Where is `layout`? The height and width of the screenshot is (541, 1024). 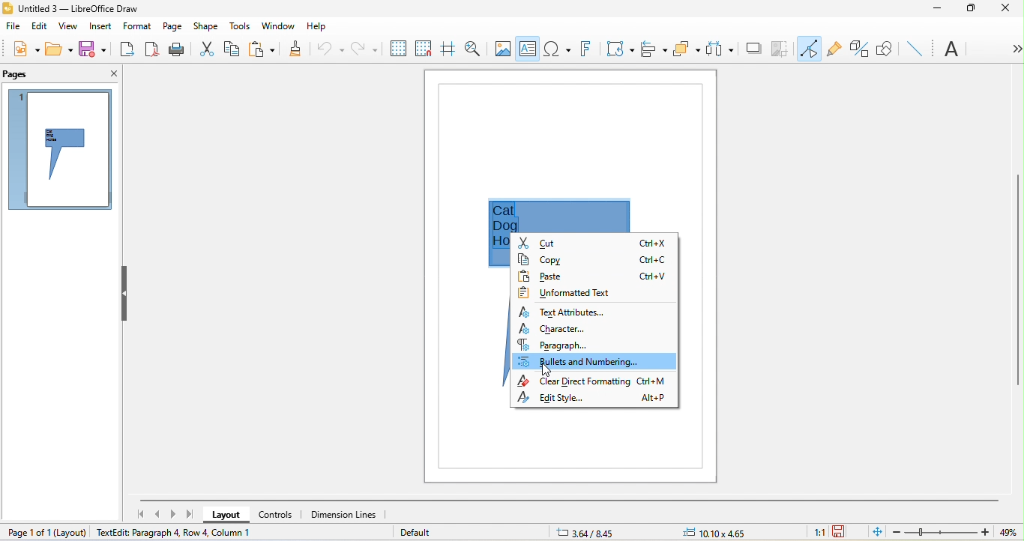
layout is located at coordinates (222, 516).